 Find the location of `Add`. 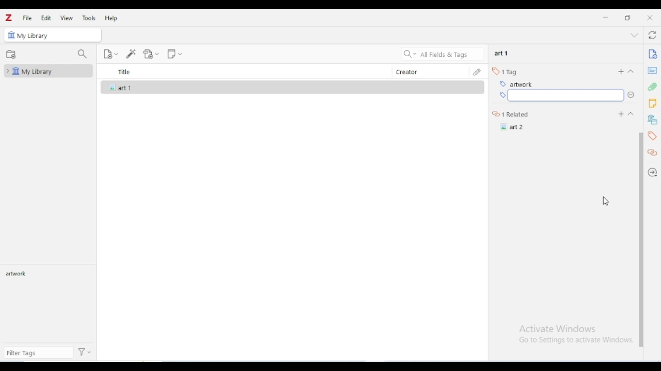

Add is located at coordinates (621, 114).